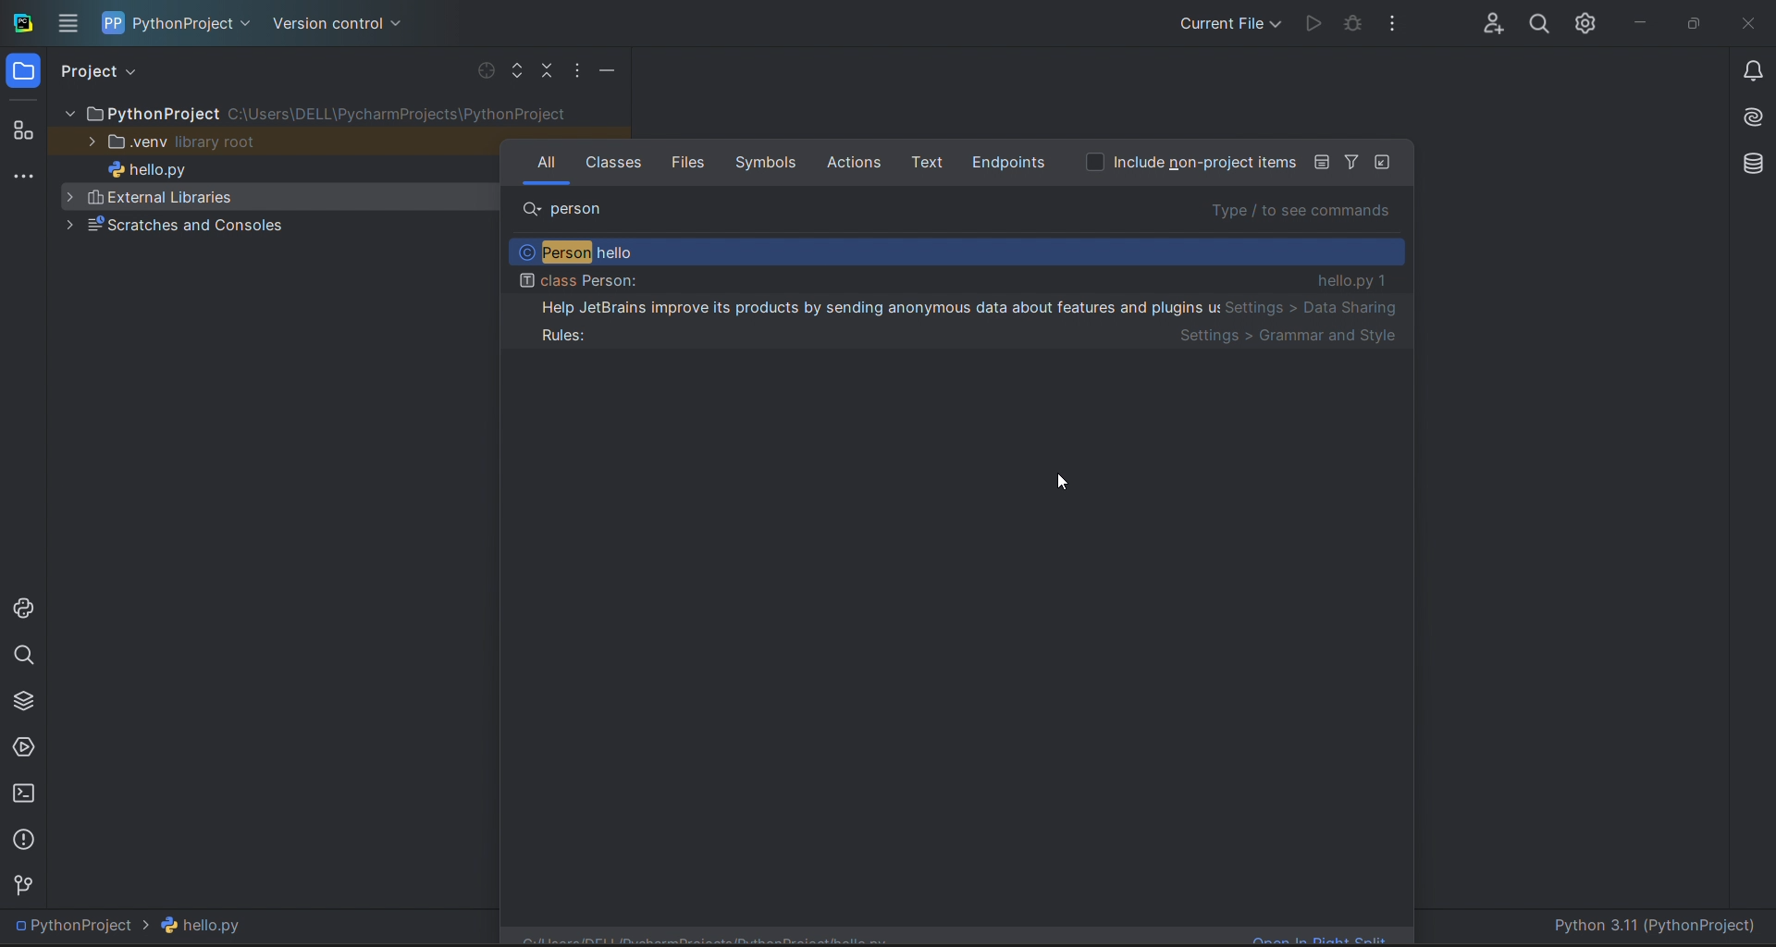  What do you see at coordinates (615, 165) in the screenshot?
I see `classes` at bounding box center [615, 165].